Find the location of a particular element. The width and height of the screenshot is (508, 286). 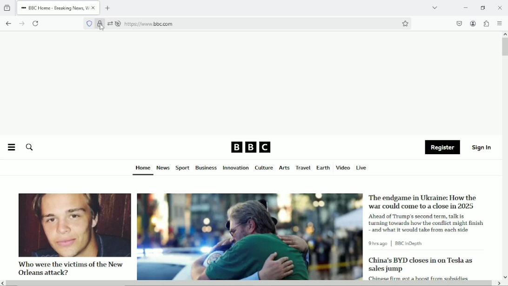

Home is located at coordinates (142, 168).